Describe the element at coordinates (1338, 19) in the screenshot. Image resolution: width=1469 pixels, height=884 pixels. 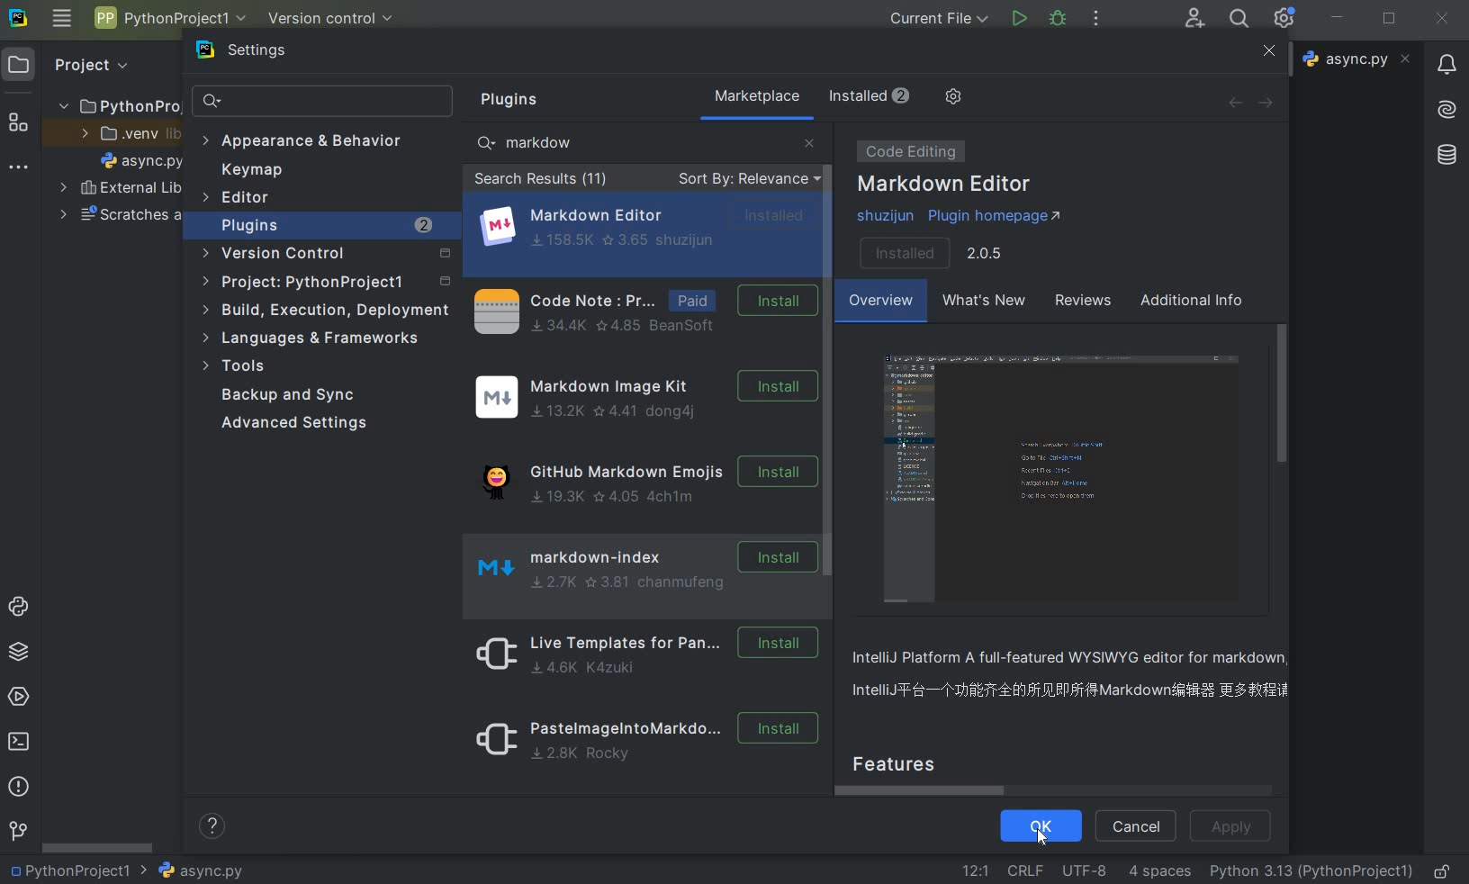
I see `minimize` at that location.